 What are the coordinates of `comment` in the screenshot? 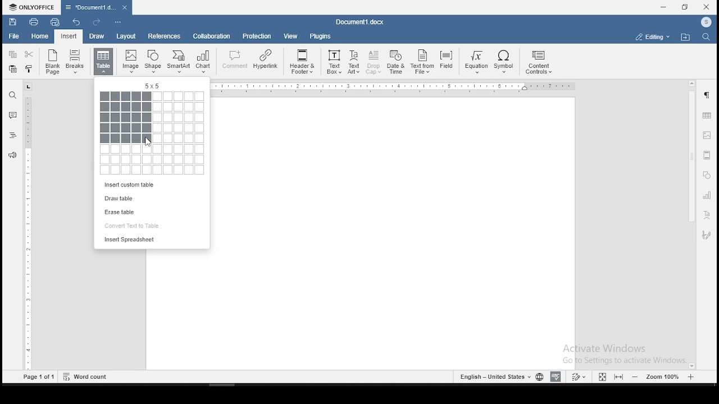 It's located at (12, 114).